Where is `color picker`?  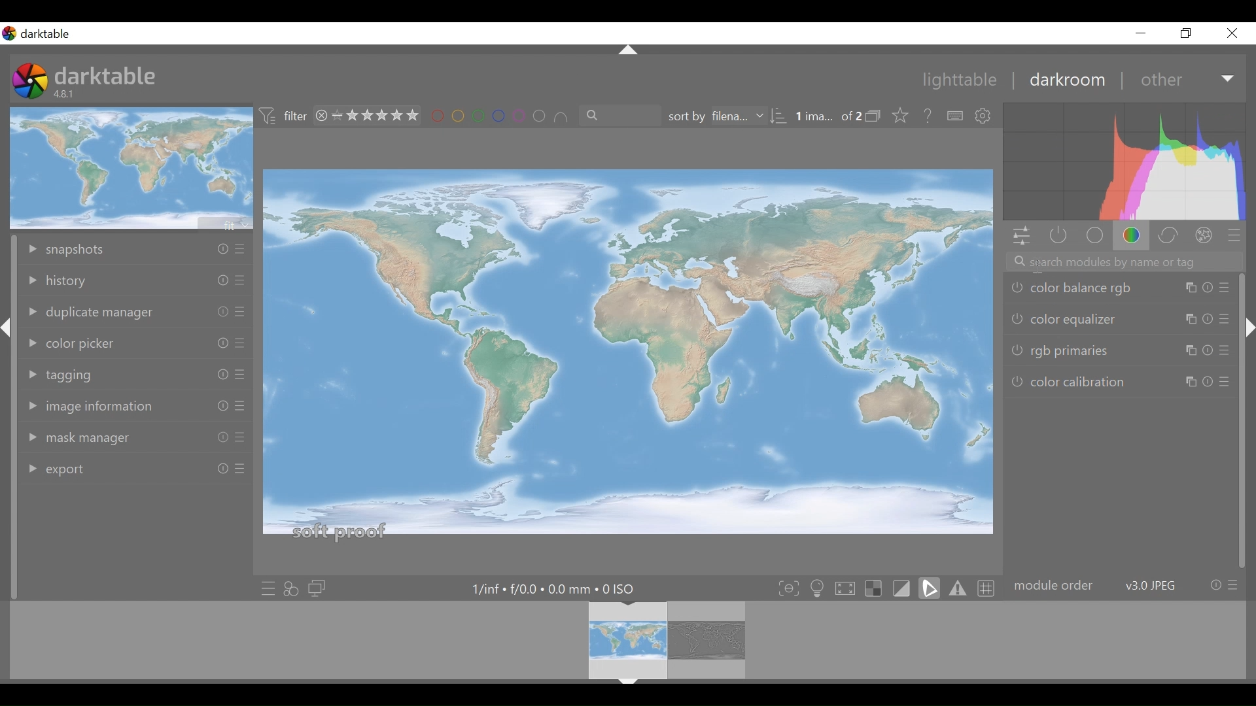 color picker is located at coordinates (135, 341).